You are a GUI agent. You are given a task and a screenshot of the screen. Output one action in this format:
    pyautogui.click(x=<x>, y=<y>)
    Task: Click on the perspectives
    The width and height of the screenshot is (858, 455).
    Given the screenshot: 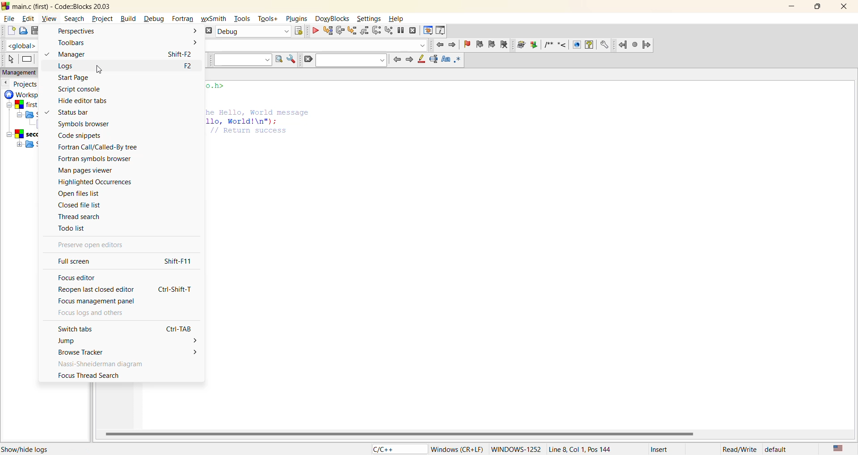 What is the action you would take?
    pyautogui.click(x=126, y=31)
    